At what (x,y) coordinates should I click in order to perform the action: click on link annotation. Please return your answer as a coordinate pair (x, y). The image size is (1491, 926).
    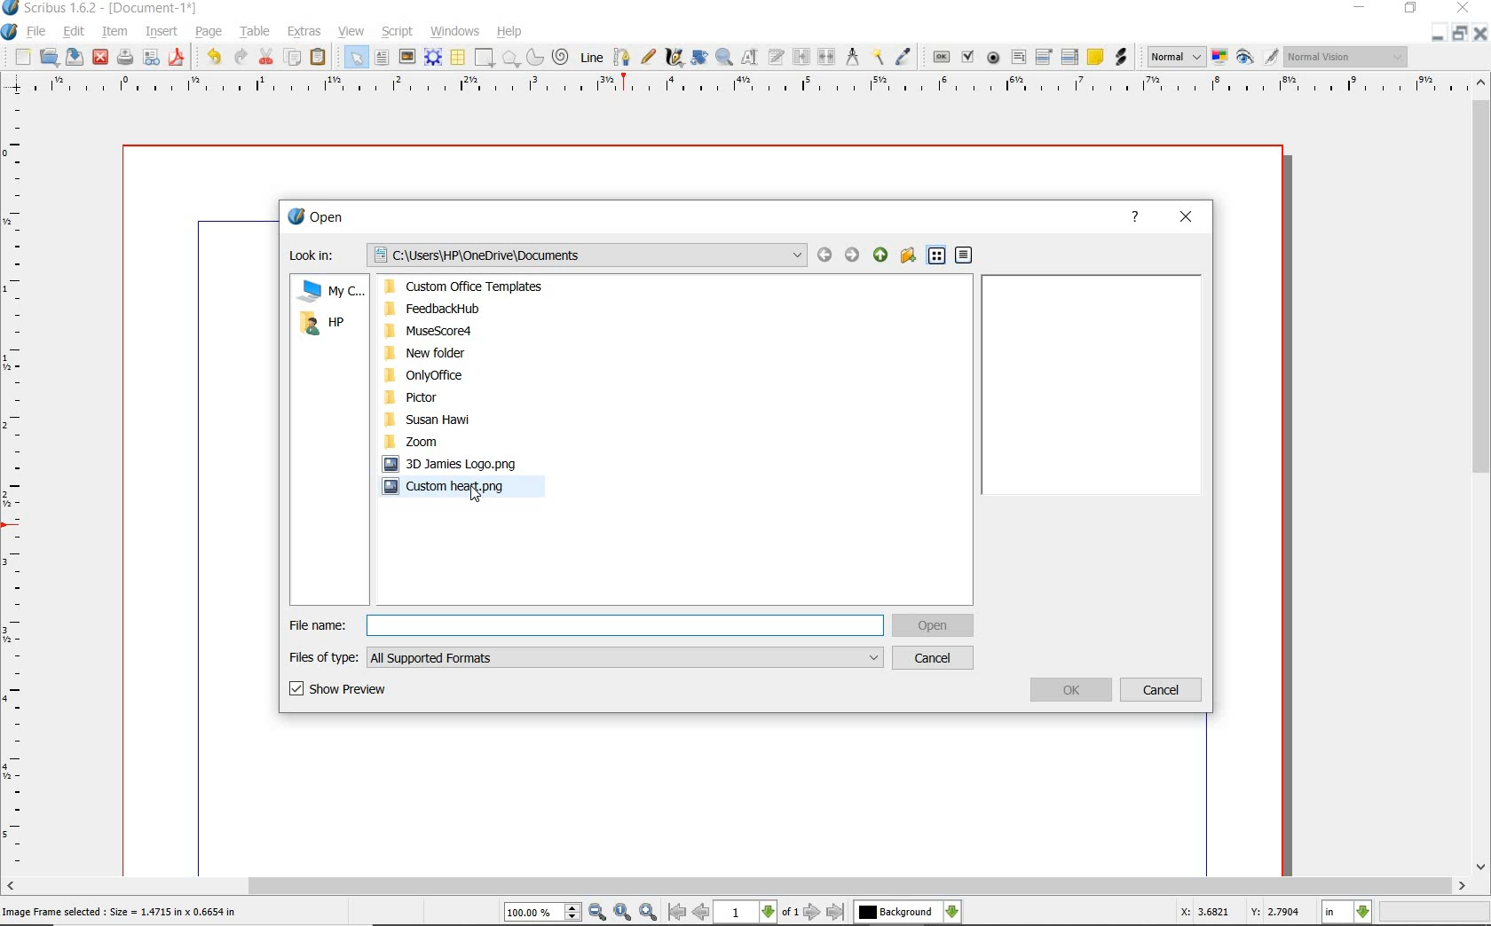
    Looking at the image, I should click on (1120, 57).